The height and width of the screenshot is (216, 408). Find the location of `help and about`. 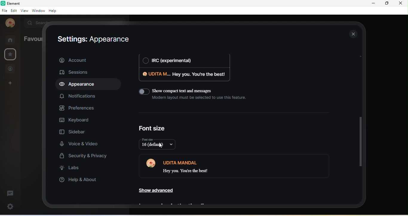

help and about is located at coordinates (78, 180).